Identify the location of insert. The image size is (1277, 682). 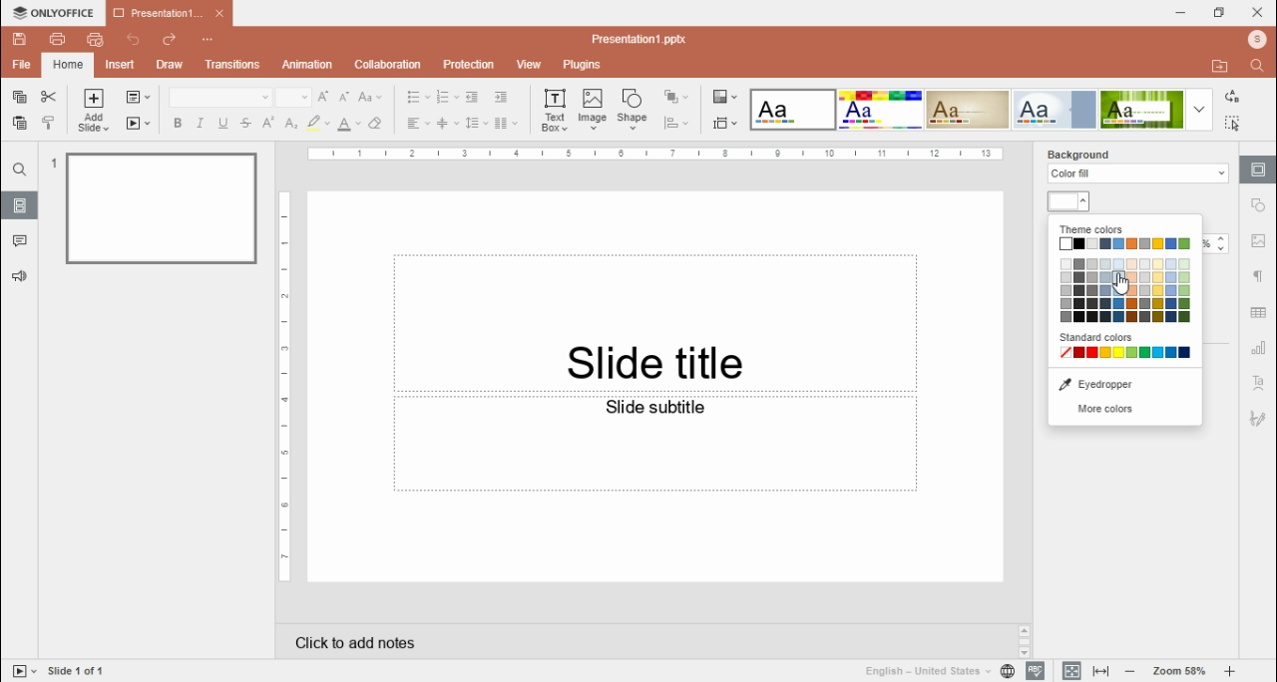
(120, 66).